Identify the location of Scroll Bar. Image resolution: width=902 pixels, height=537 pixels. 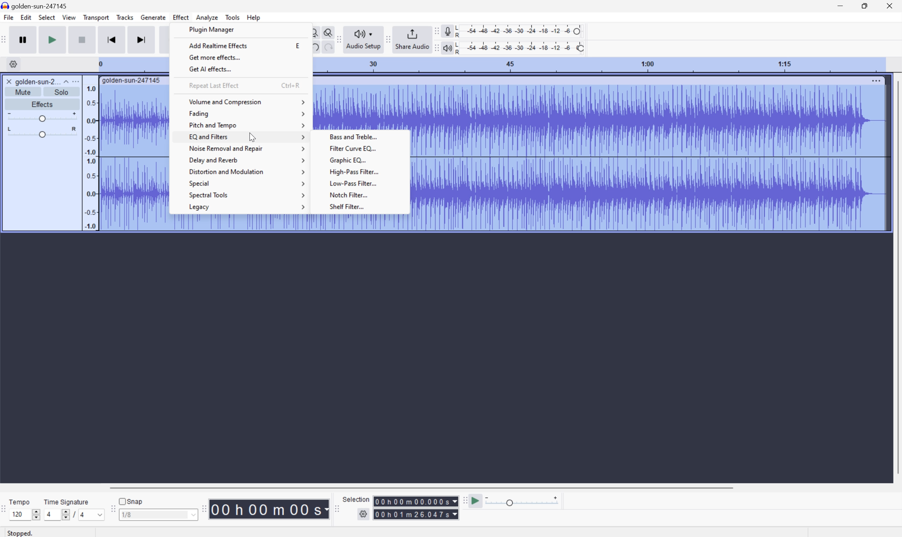
(421, 487).